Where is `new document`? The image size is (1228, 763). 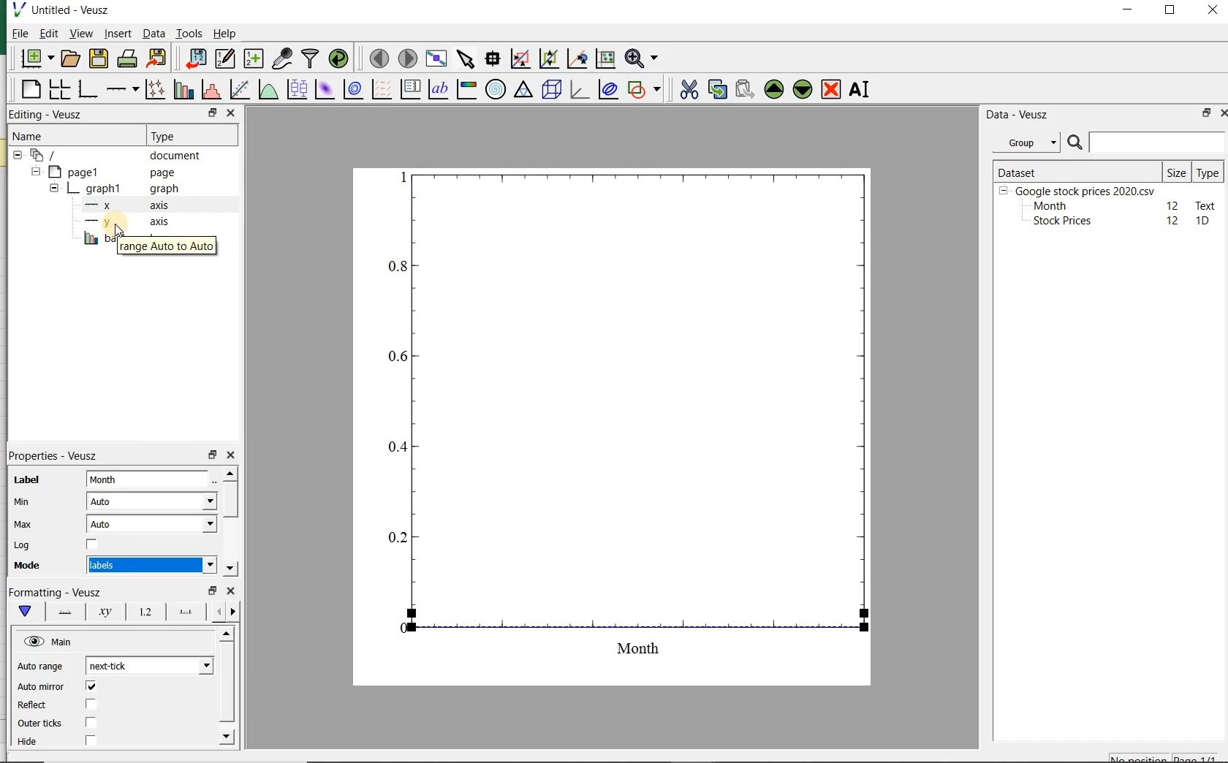 new document is located at coordinates (37, 59).